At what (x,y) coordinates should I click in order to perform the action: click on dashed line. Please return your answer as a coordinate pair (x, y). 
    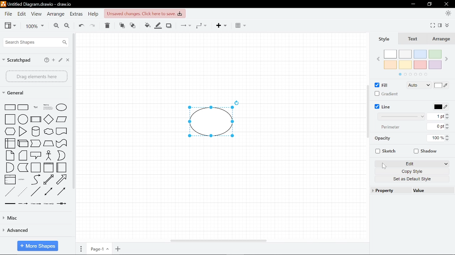
    Looking at the image, I should click on (10, 191).